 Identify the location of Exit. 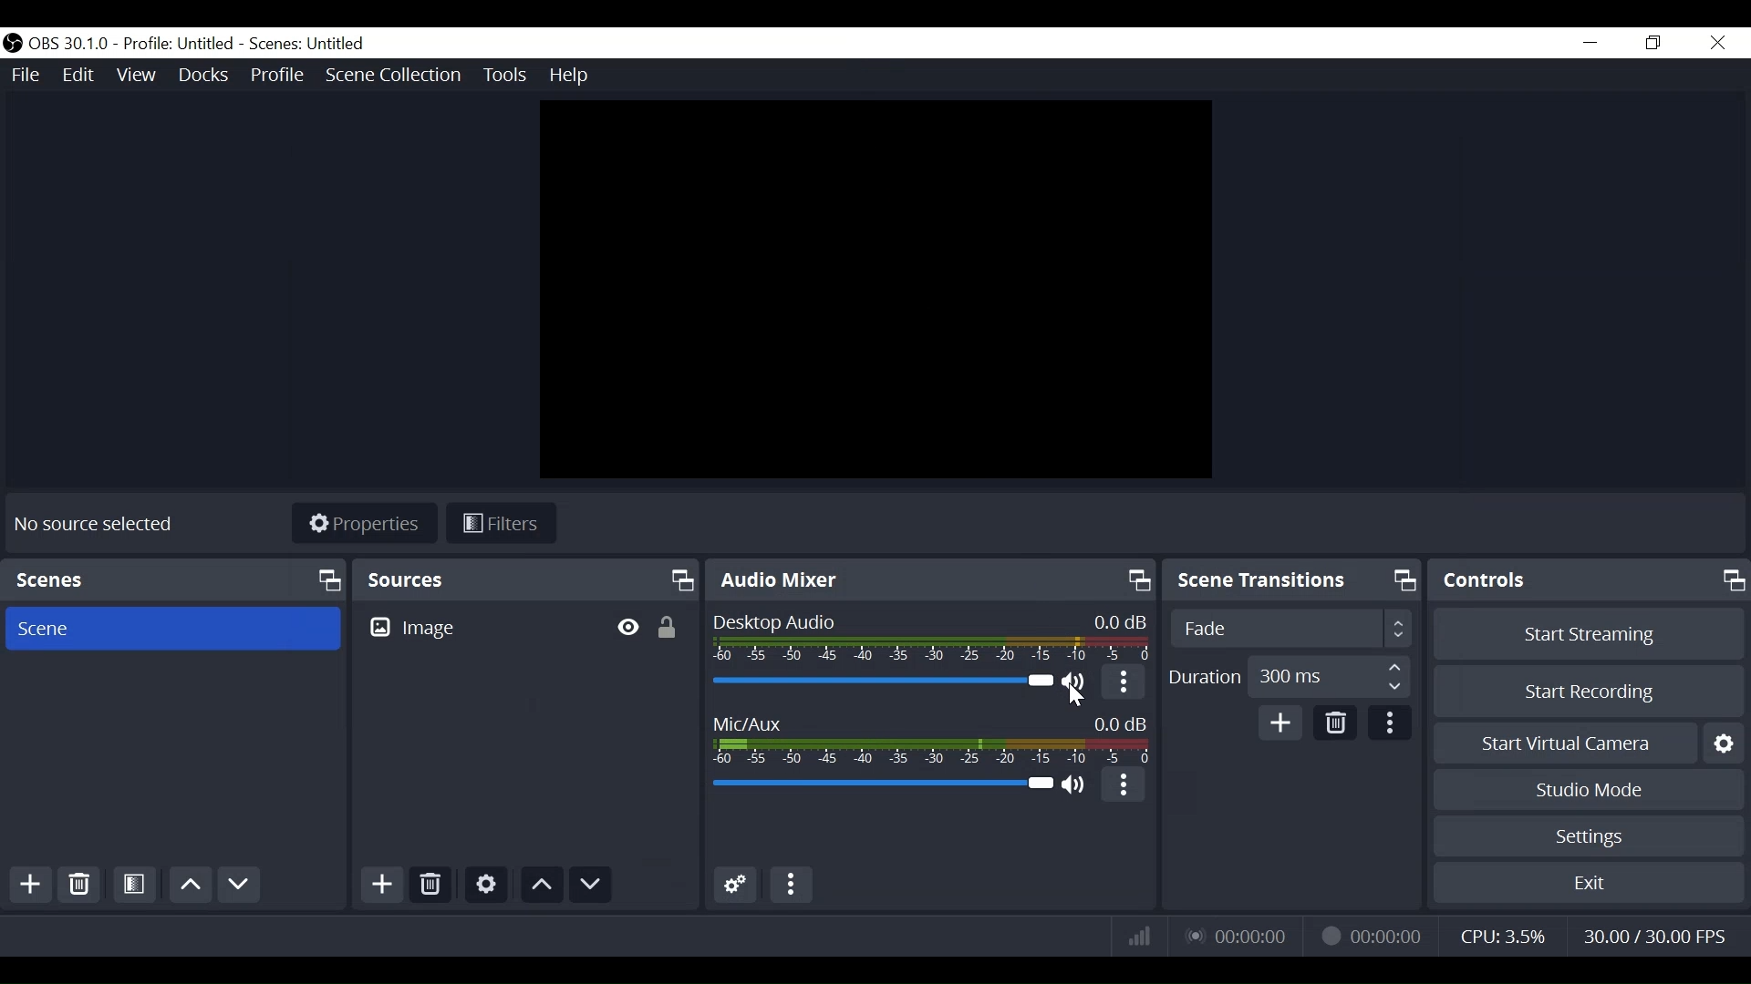
(1585, 883).